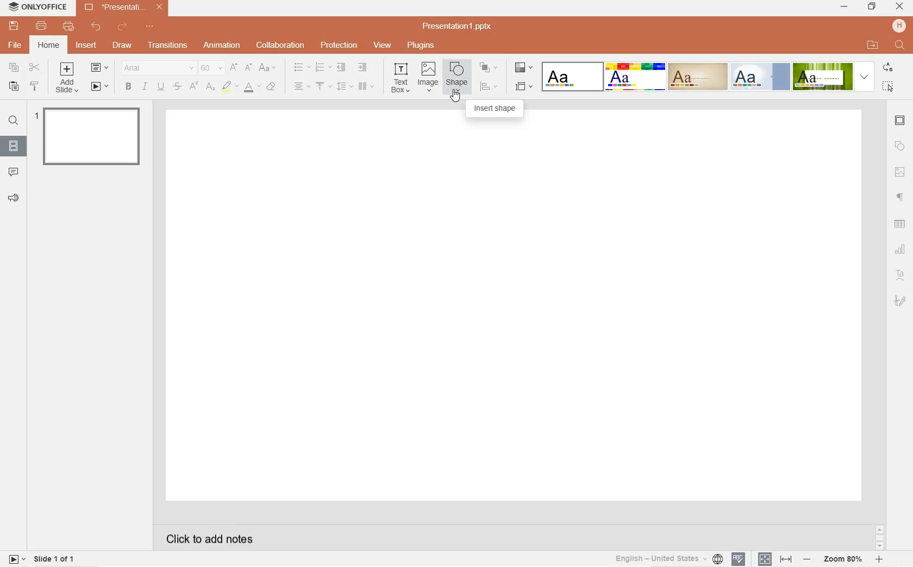 This screenshot has width=913, height=567. Describe the element at coordinates (901, 46) in the screenshot. I see `FIND` at that location.